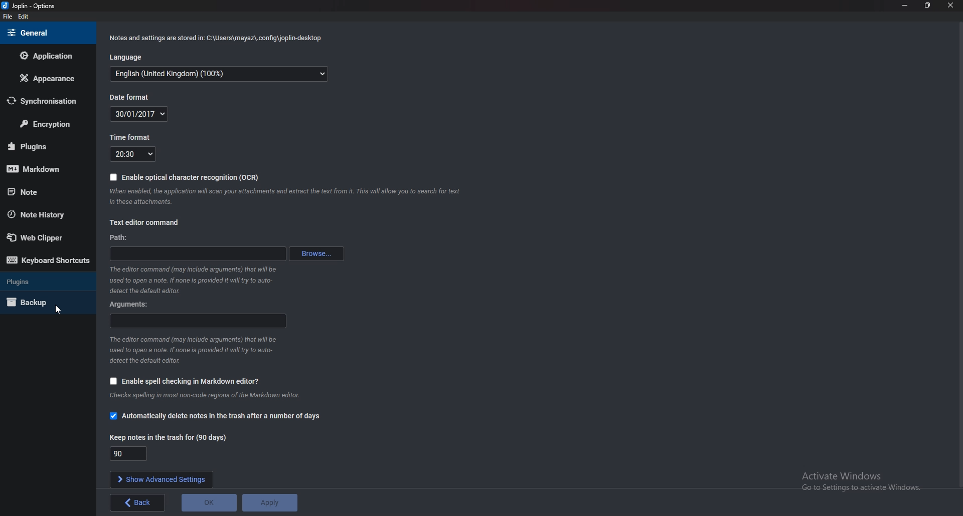 Image resolution: width=963 pixels, height=516 pixels. Describe the element at coordinates (44, 56) in the screenshot. I see `Application` at that location.